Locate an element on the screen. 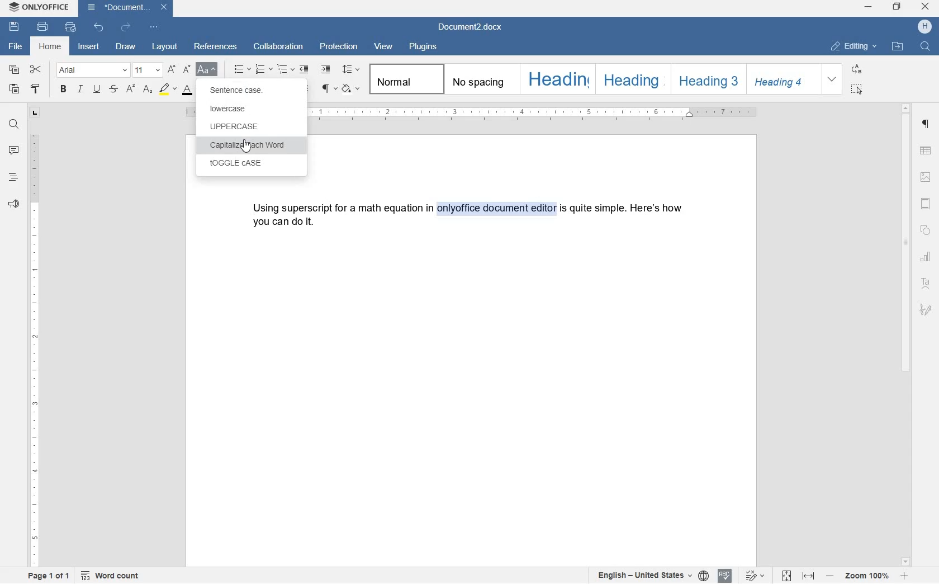 The width and height of the screenshot is (939, 584). increase indent is located at coordinates (325, 69).